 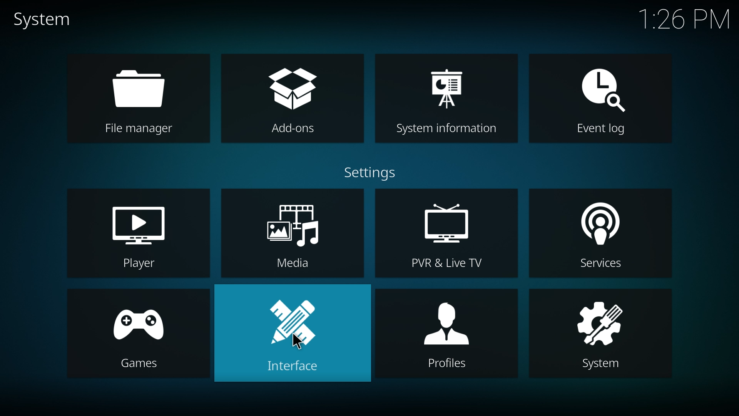 What do you see at coordinates (600, 98) in the screenshot?
I see `event log` at bounding box center [600, 98].